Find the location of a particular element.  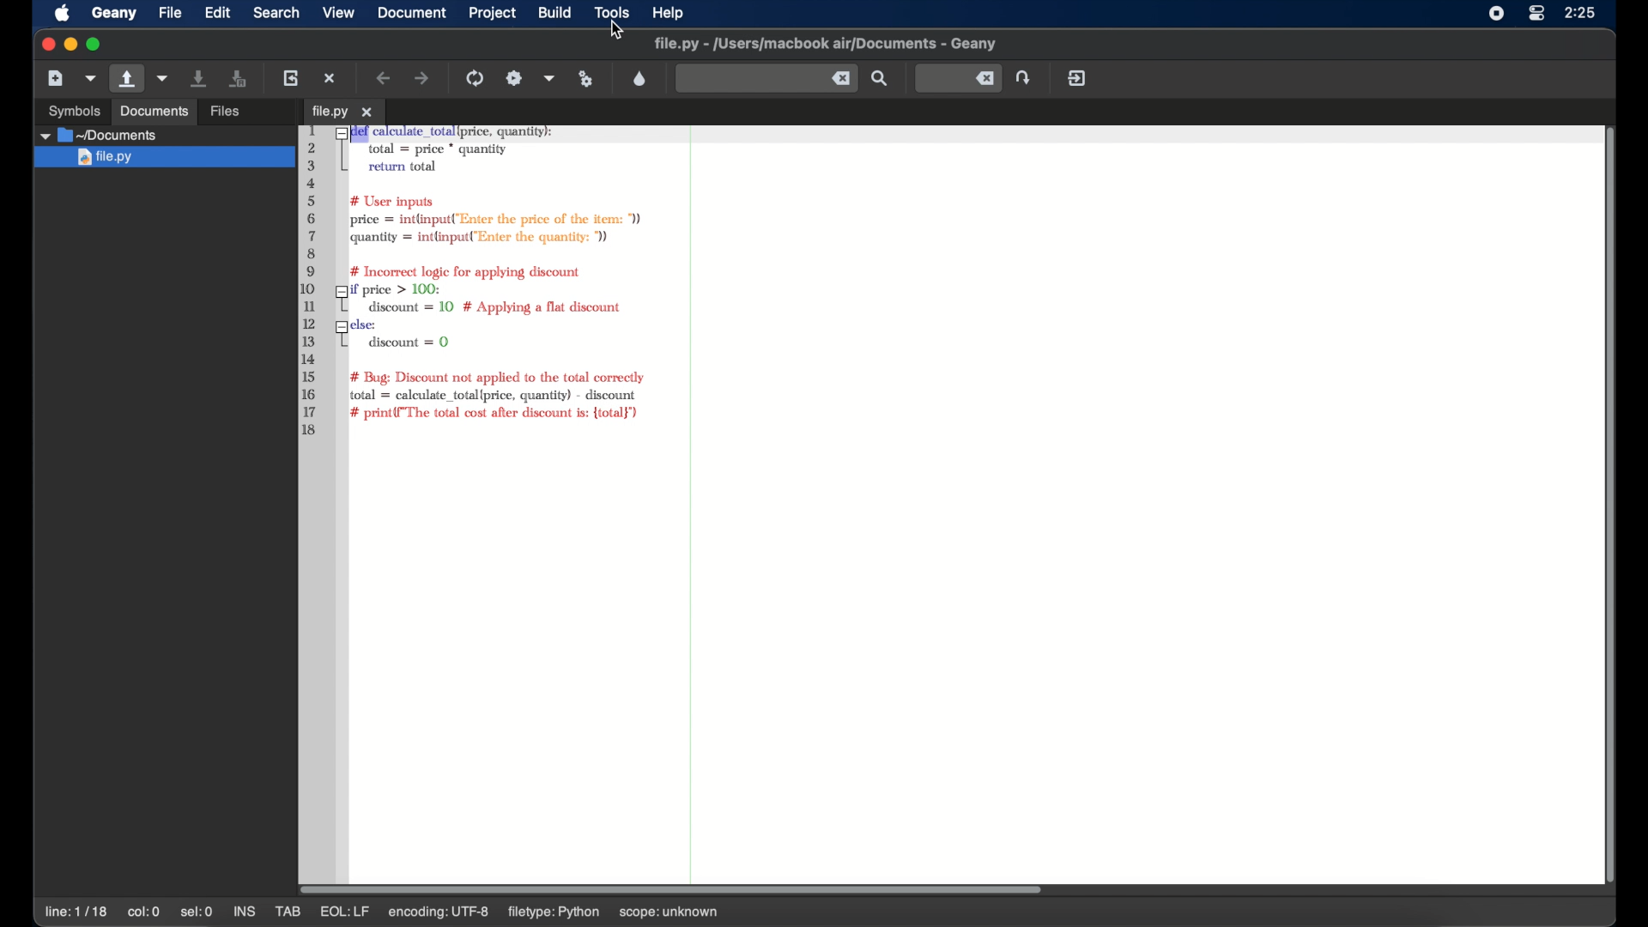

geany is located at coordinates (834, 43).